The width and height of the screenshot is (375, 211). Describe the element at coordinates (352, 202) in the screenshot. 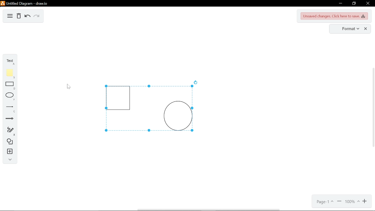

I see `current zoom` at that location.